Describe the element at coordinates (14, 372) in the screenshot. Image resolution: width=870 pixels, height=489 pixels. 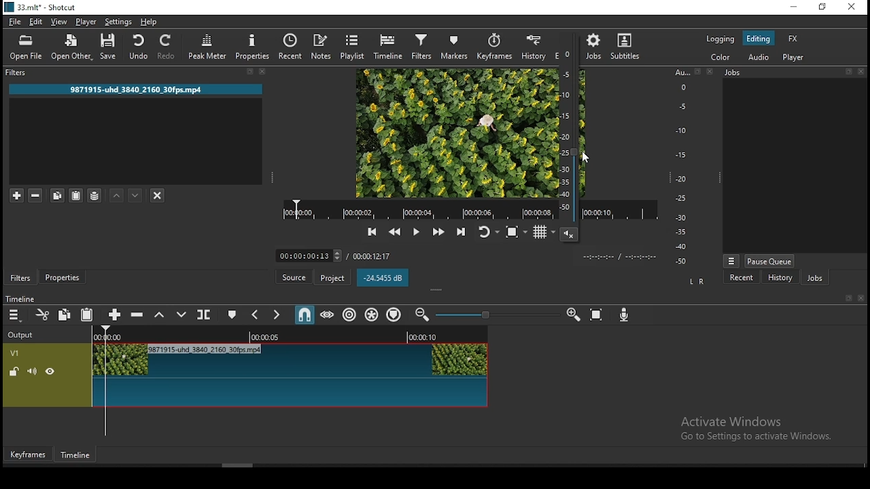
I see `unlocked` at that location.